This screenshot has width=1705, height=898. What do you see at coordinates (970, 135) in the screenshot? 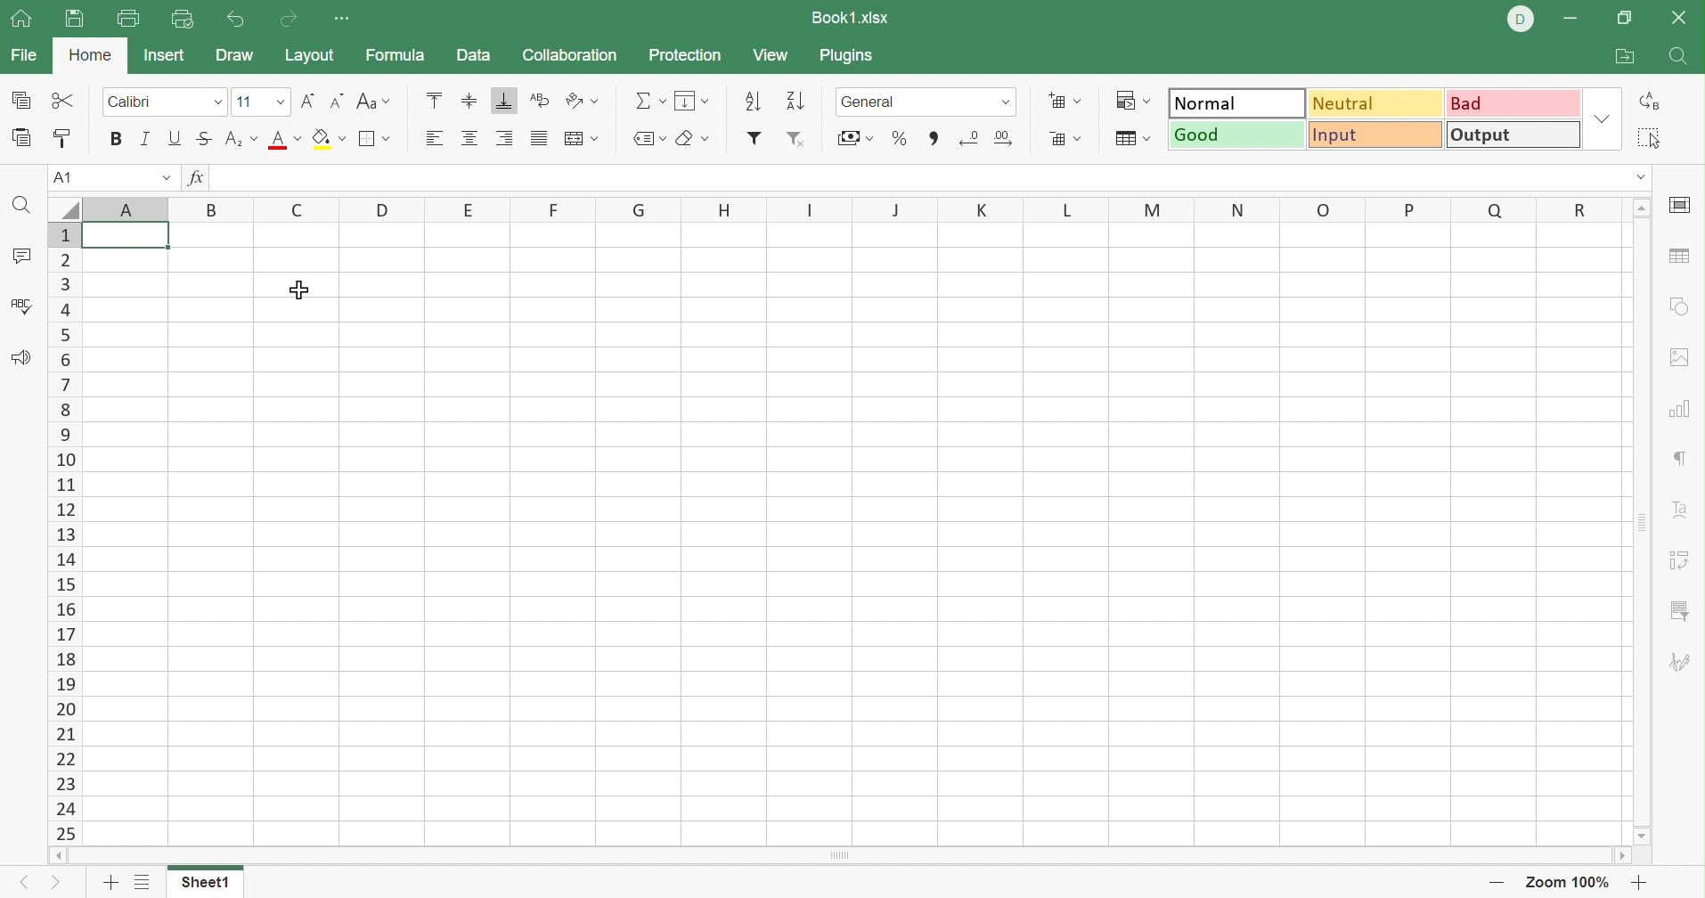
I see `Decrease decimal` at bounding box center [970, 135].